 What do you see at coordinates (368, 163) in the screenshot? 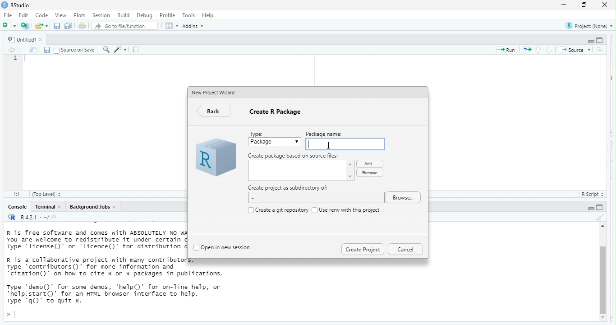
I see ` Add.` at bounding box center [368, 163].